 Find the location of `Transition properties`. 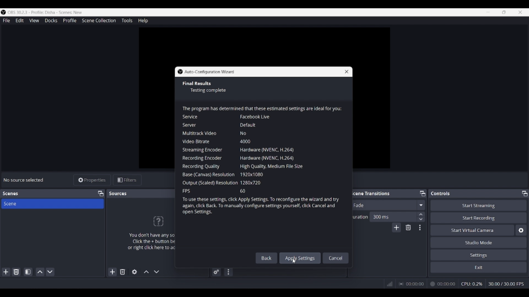

Transition properties is located at coordinates (420, 228).